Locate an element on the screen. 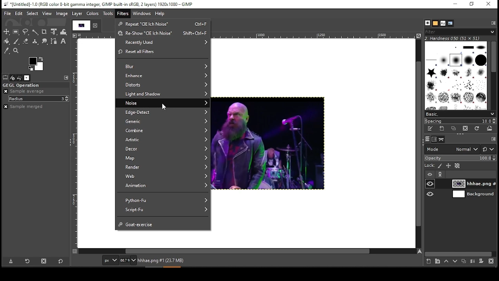 Image resolution: width=499 pixels, height=281 pixels. reset all filters is located at coordinates (162, 52).